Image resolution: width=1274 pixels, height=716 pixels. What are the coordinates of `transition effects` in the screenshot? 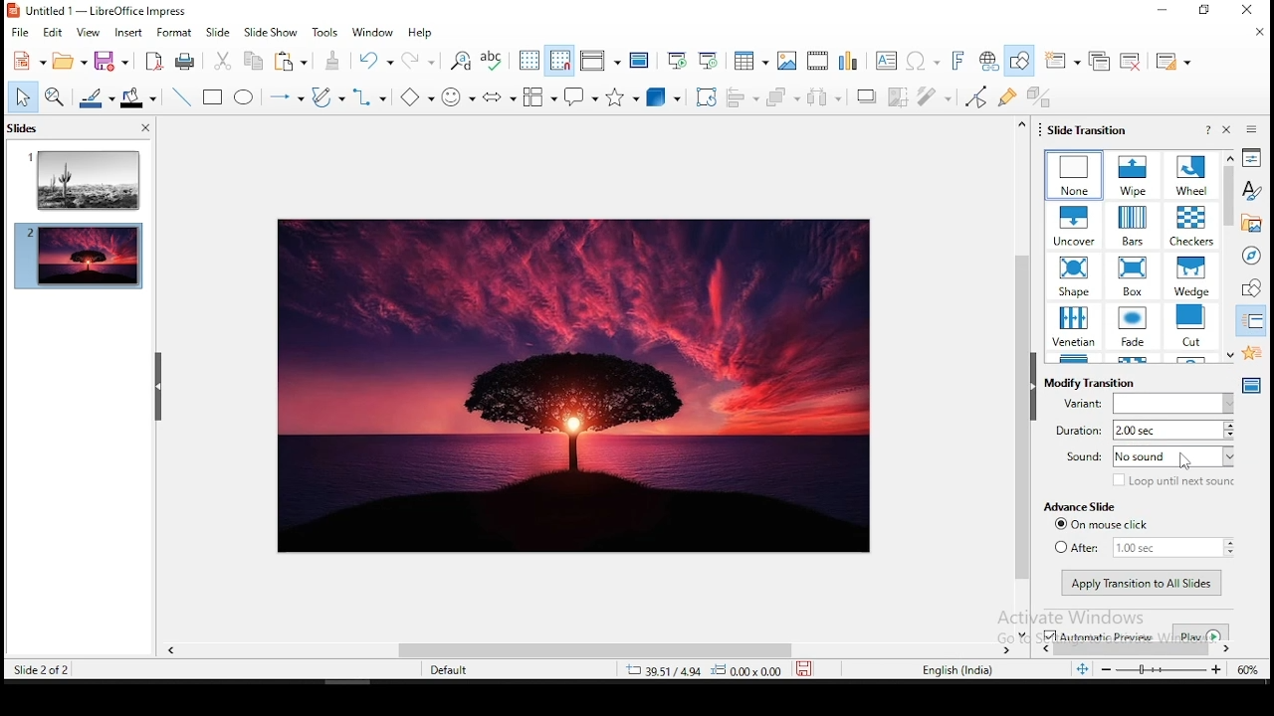 It's located at (1130, 225).